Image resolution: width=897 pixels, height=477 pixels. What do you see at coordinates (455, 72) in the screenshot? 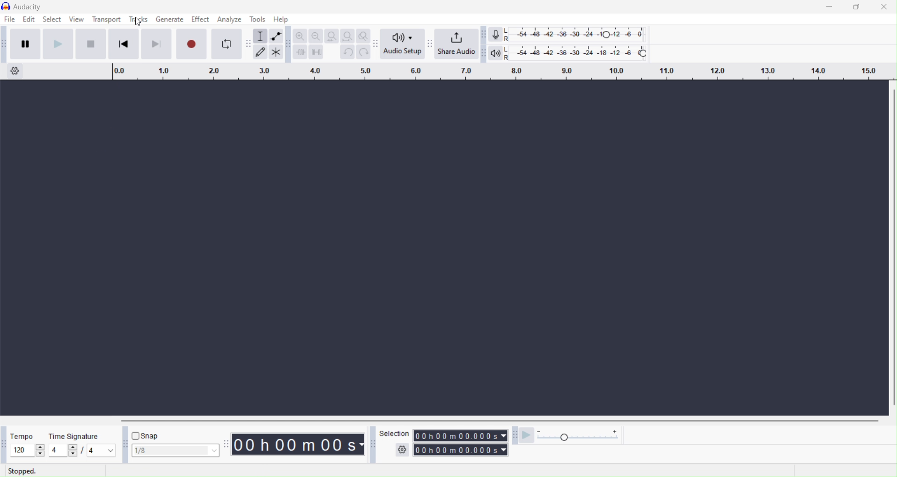
I see `Click and drag to define a lopping region` at bounding box center [455, 72].